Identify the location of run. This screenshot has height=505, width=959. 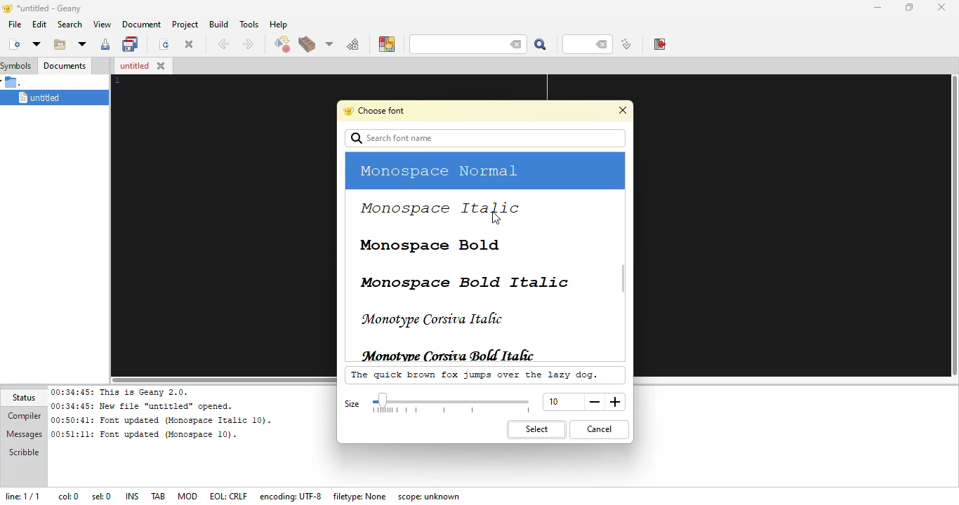
(353, 44).